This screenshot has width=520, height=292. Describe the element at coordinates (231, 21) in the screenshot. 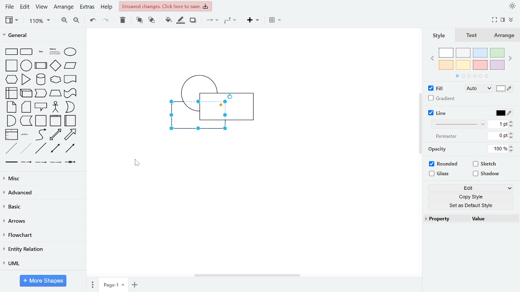

I see `waypoints` at that location.